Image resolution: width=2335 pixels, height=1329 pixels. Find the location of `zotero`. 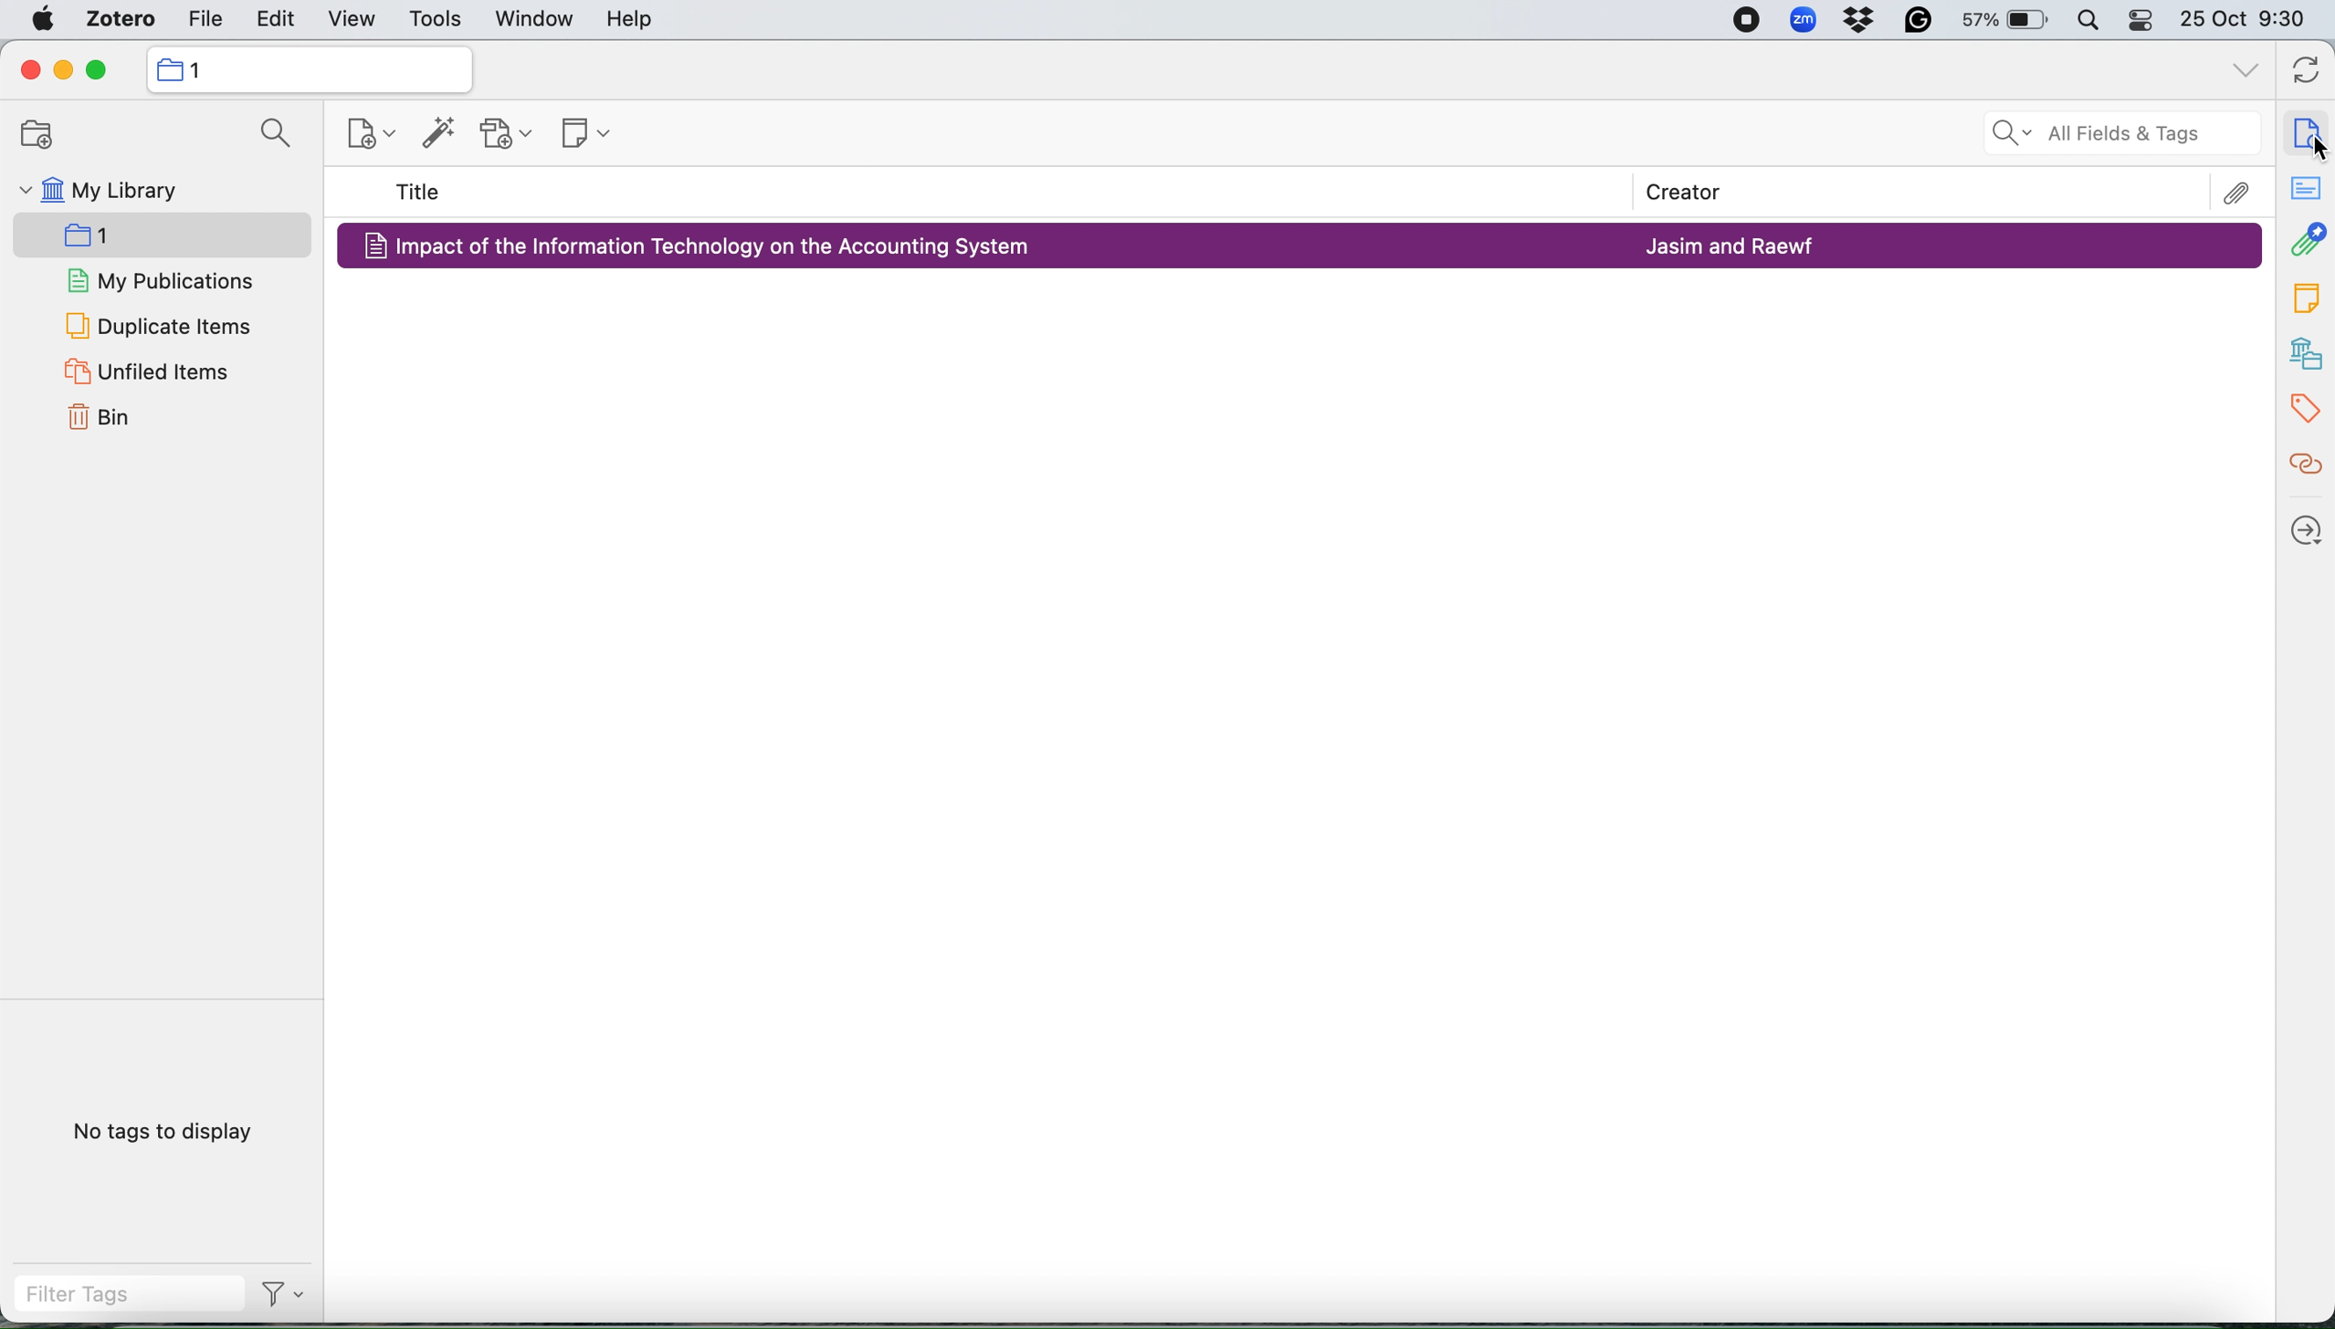

zotero is located at coordinates (121, 19).